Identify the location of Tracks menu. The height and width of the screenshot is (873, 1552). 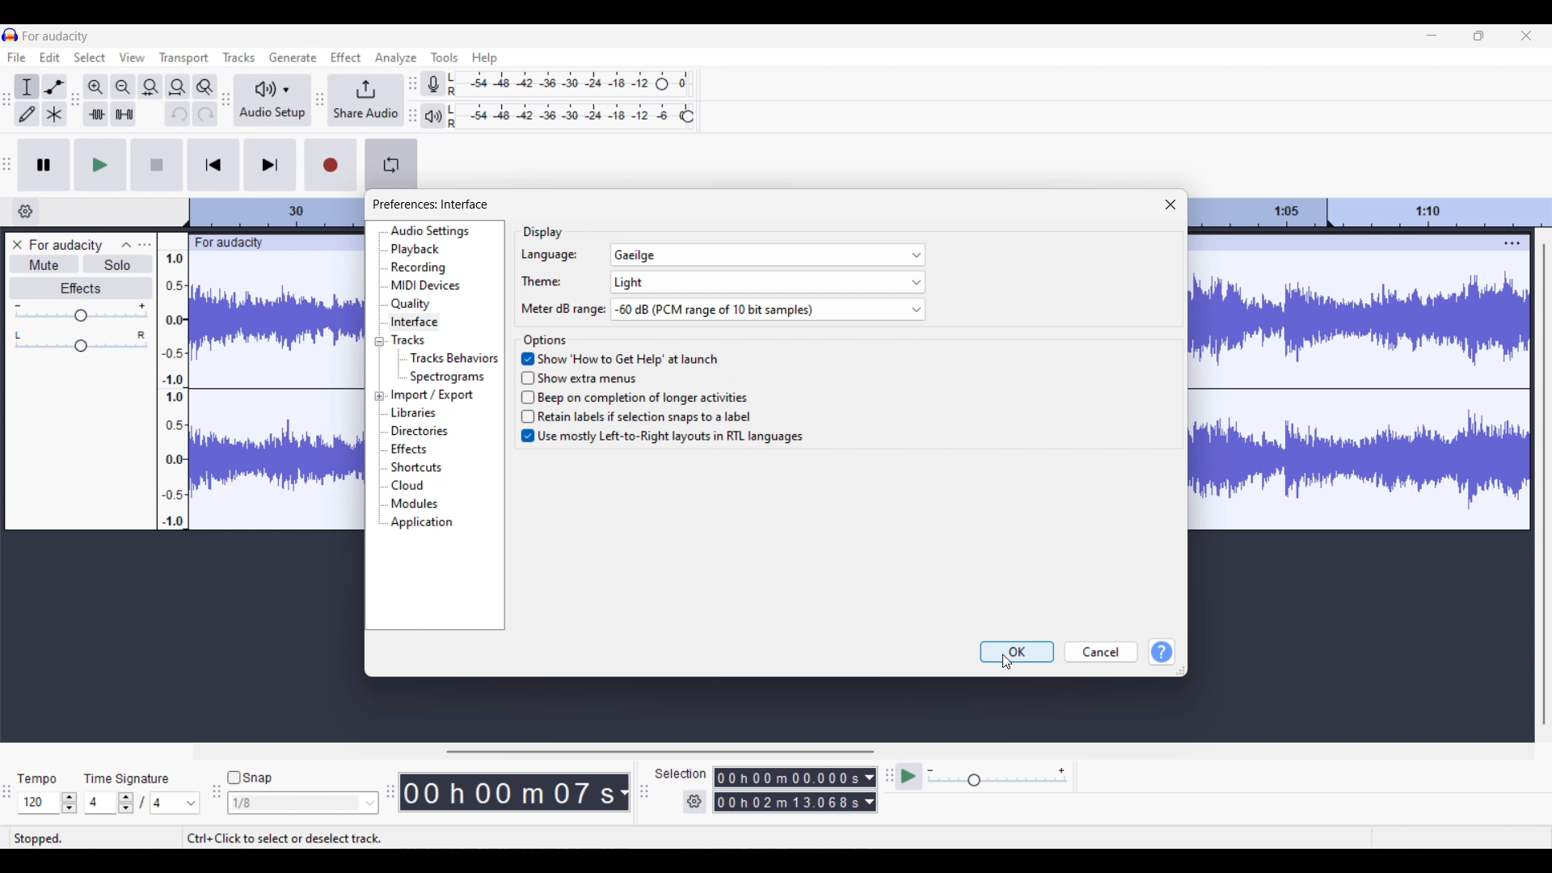
(238, 57).